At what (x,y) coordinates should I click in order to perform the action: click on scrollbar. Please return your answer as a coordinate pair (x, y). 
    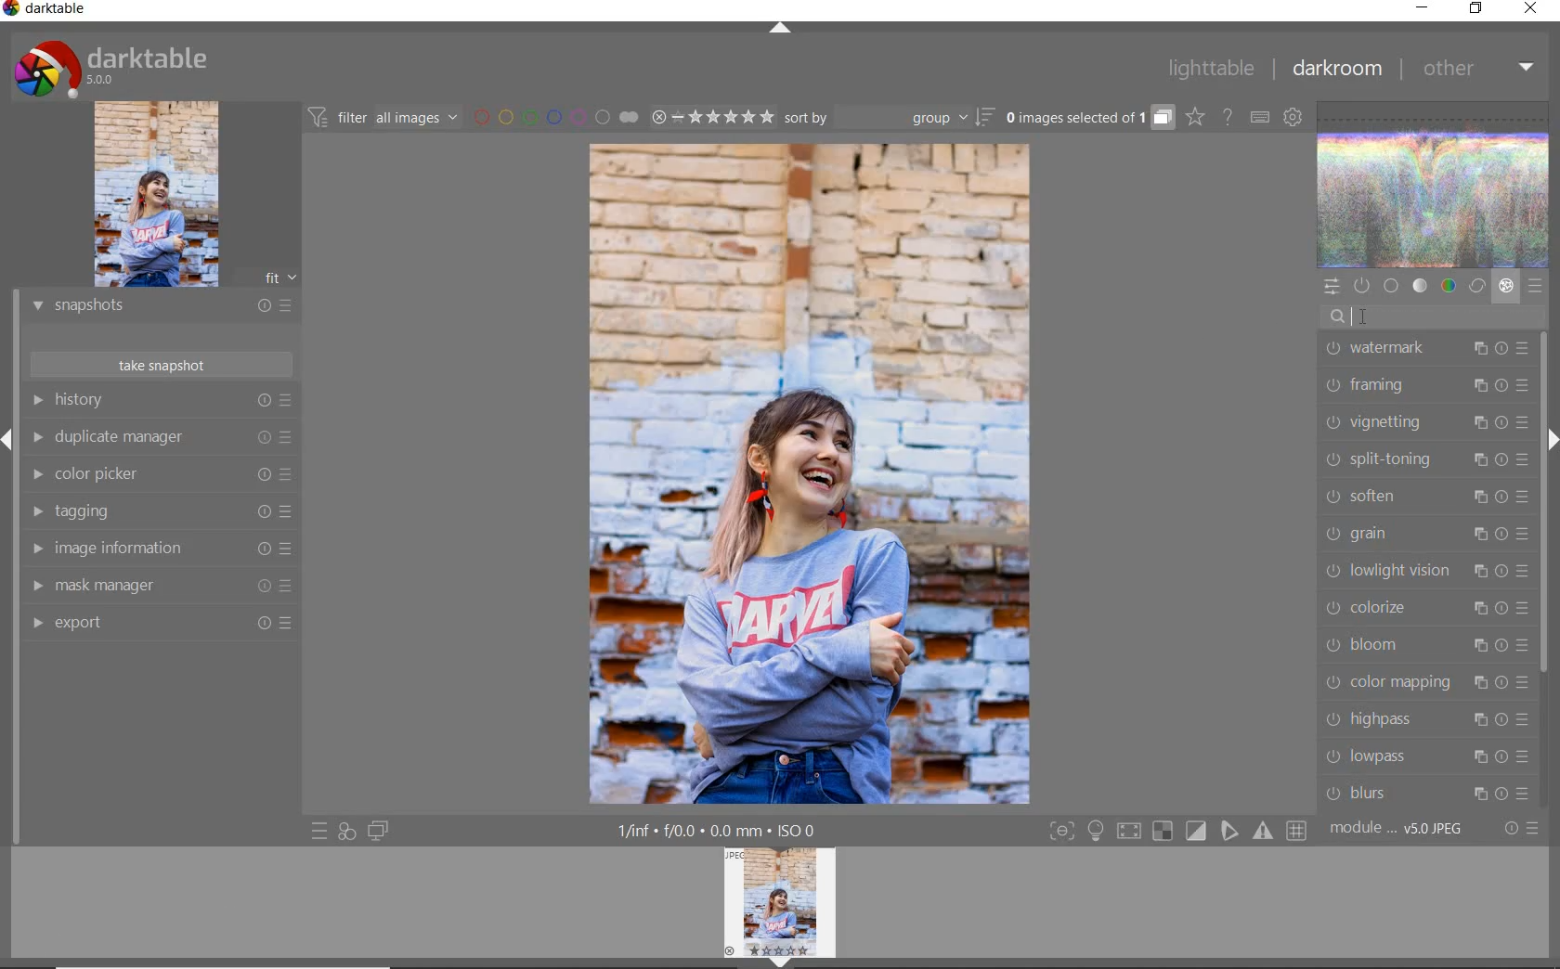
    Looking at the image, I should click on (1544, 499).